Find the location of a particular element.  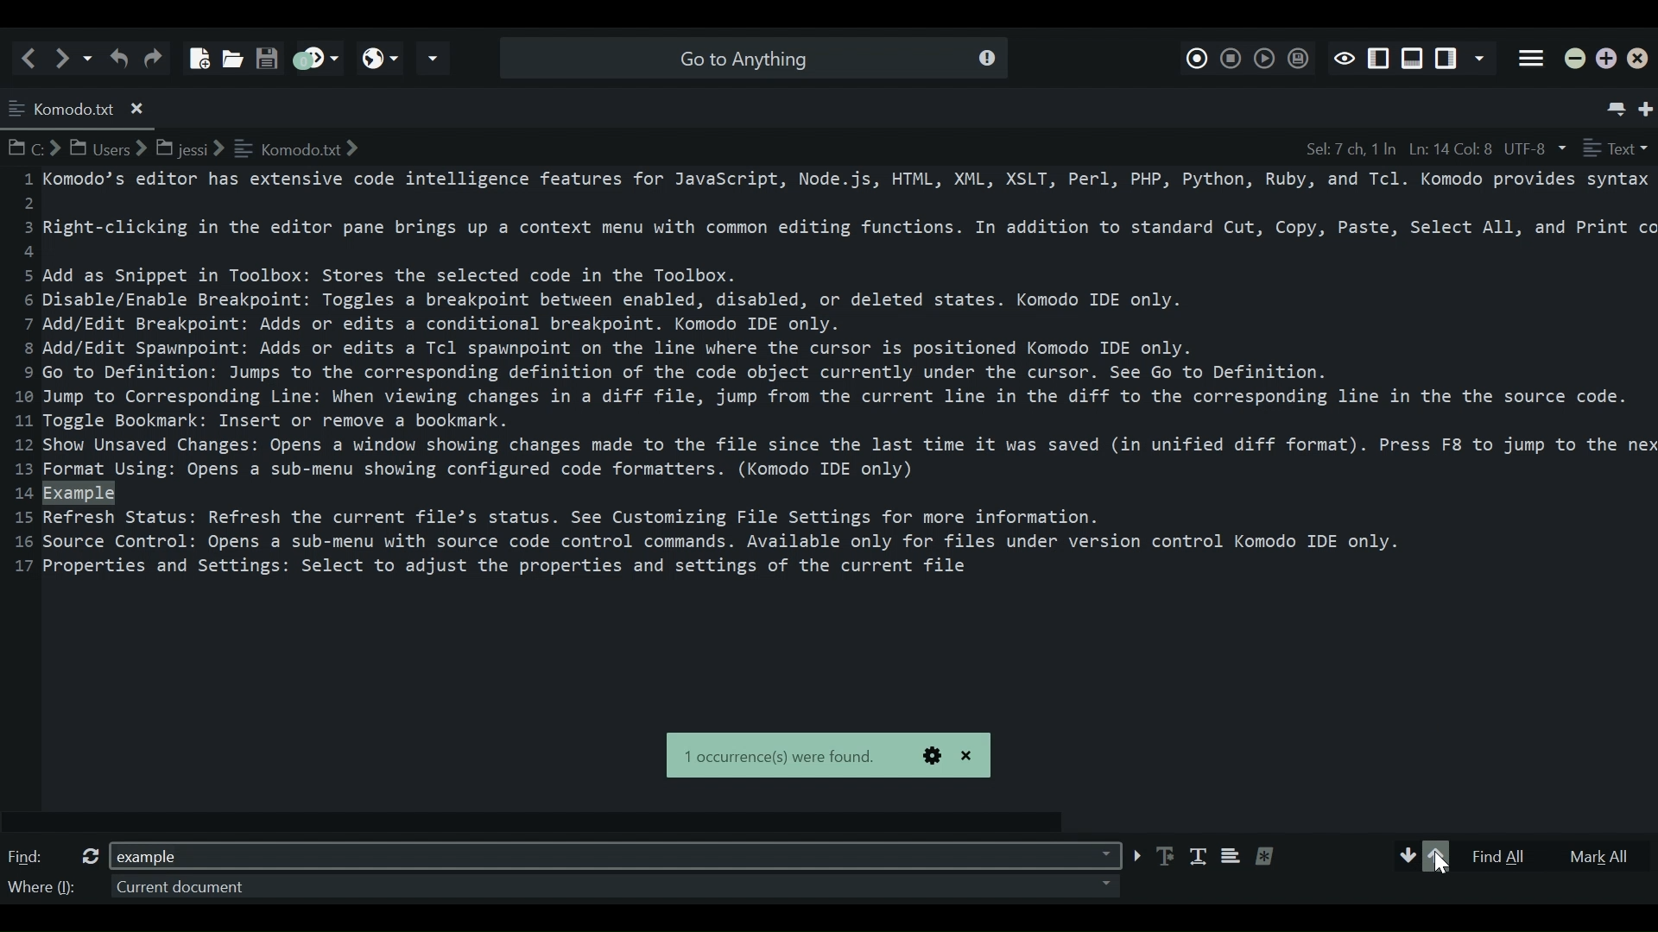

Find is located at coordinates (28, 857).